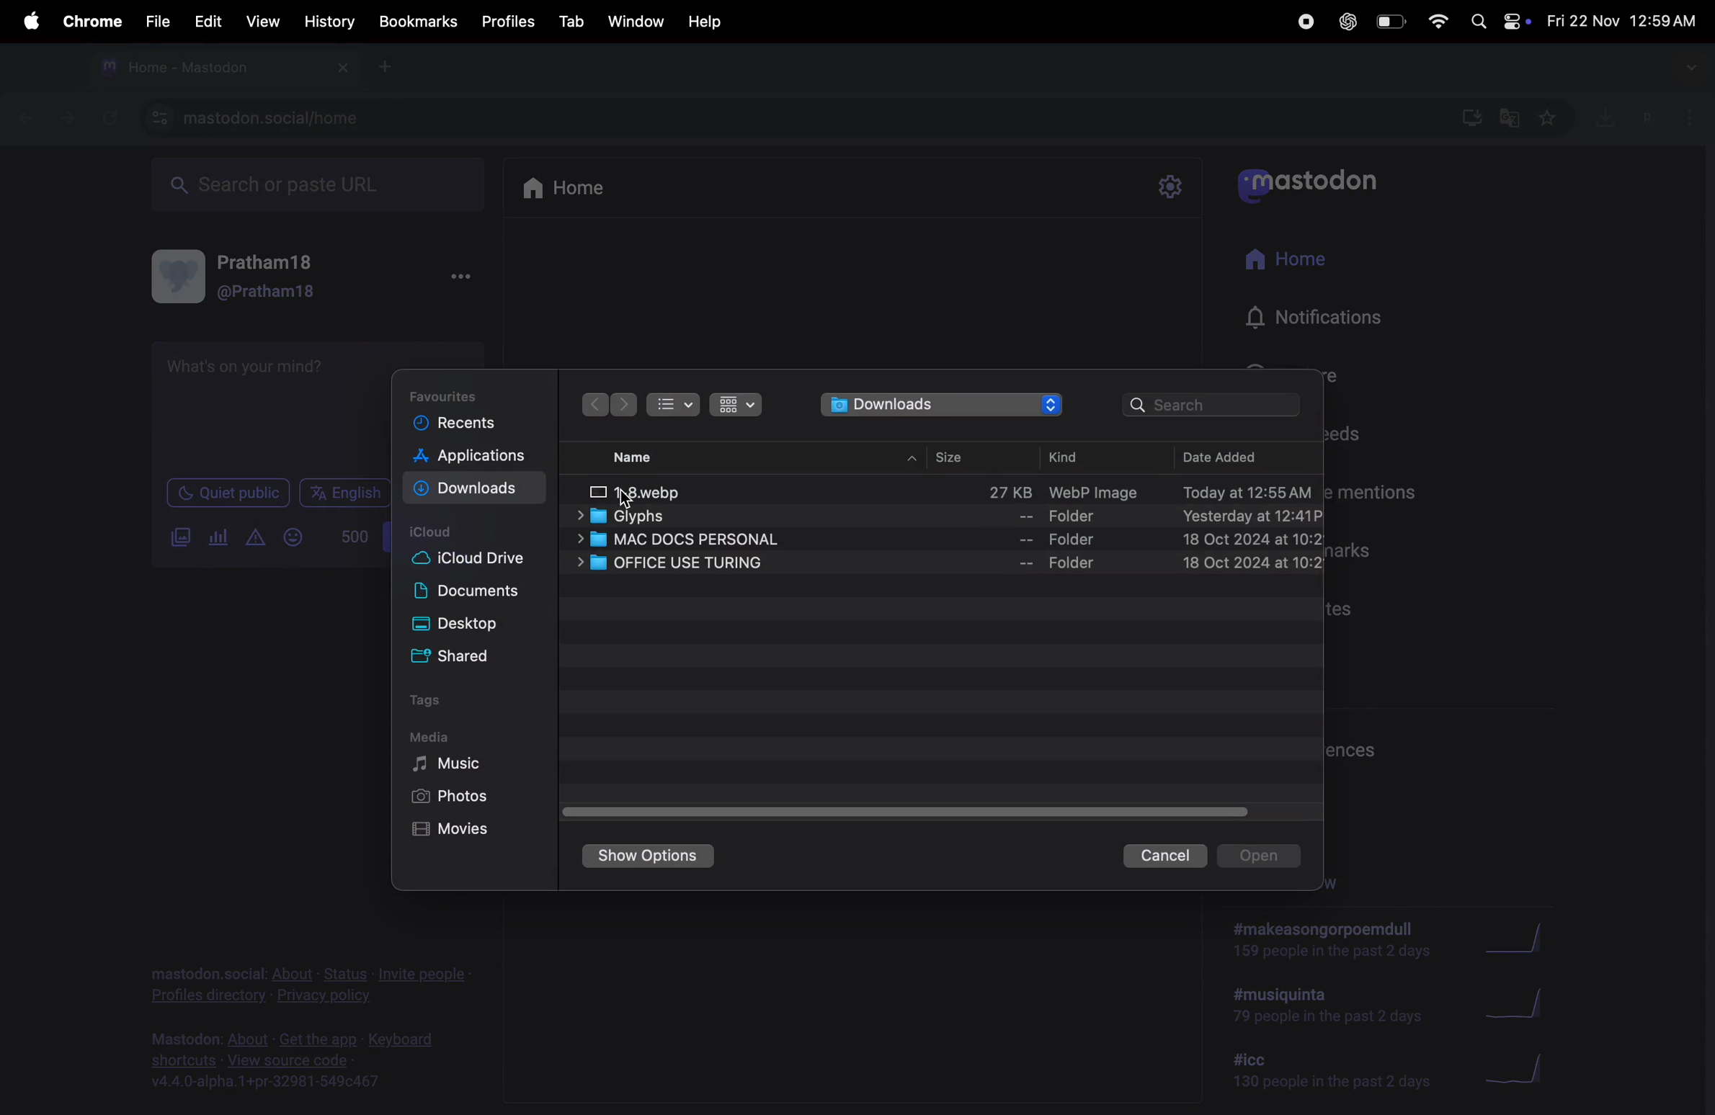 The width and height of the screenshot is (1715, 1115). I want to click on battery, so click(1389, 22).